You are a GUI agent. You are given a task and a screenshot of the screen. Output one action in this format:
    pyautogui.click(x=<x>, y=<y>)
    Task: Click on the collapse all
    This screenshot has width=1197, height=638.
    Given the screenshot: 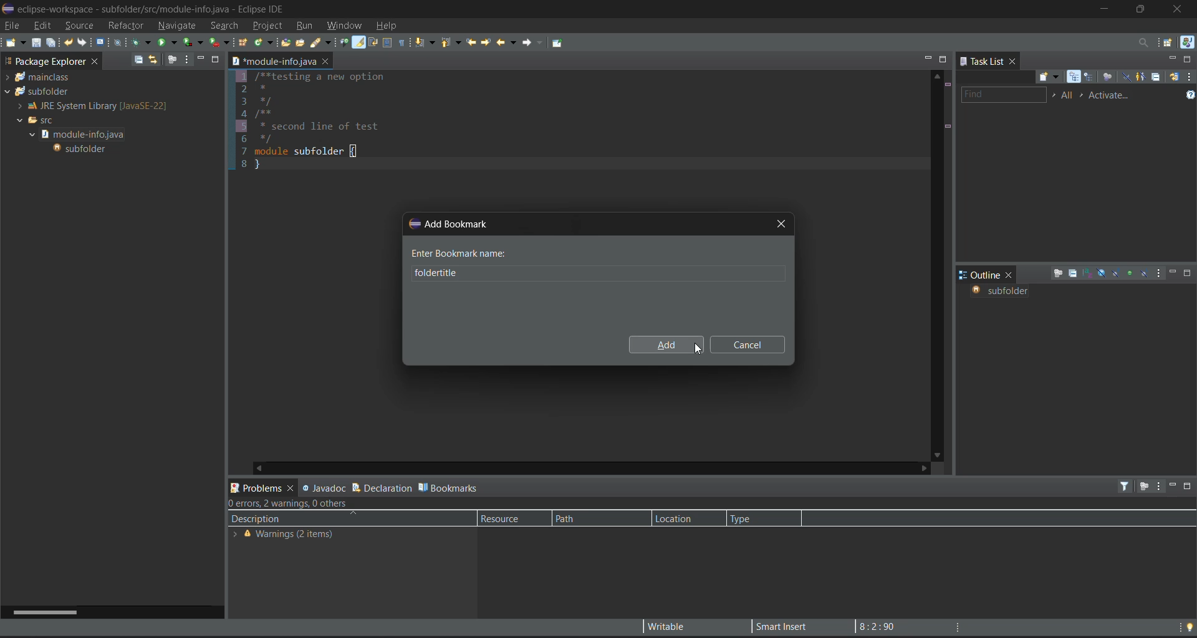 What is the action you would take?
    pyautogui.click(x=1072, y=274)
    